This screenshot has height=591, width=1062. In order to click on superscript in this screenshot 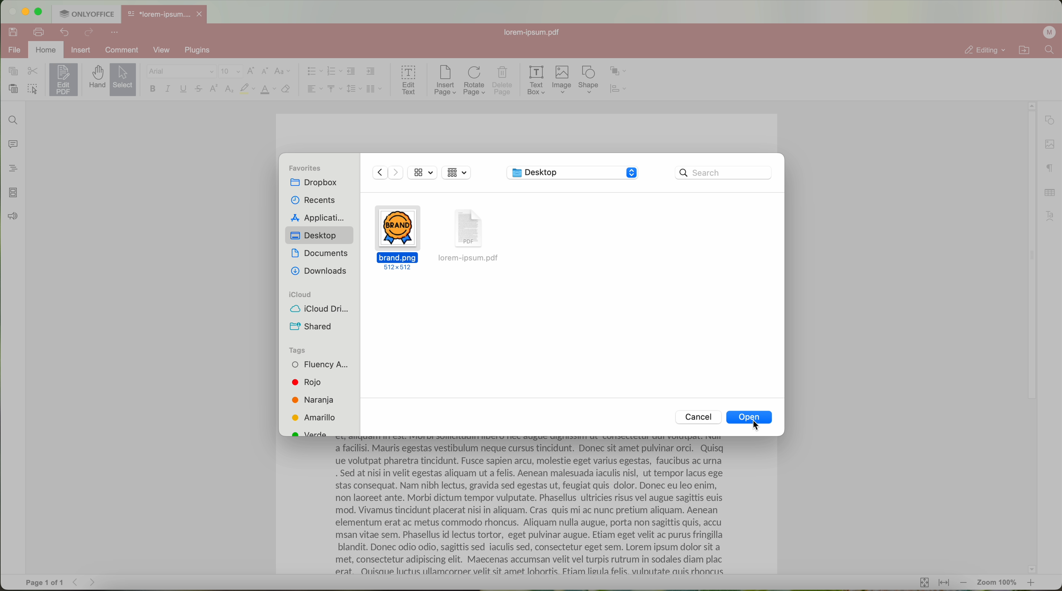, I will do `click(214, 88)`.